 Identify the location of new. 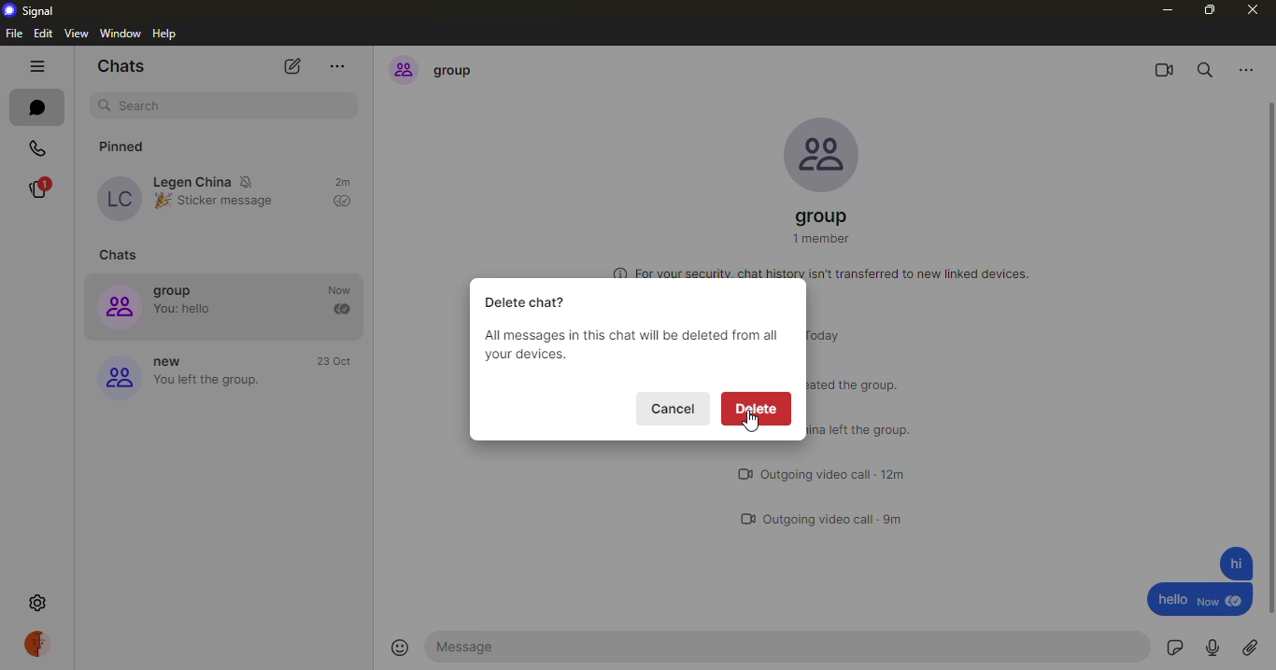
(1208, 604).